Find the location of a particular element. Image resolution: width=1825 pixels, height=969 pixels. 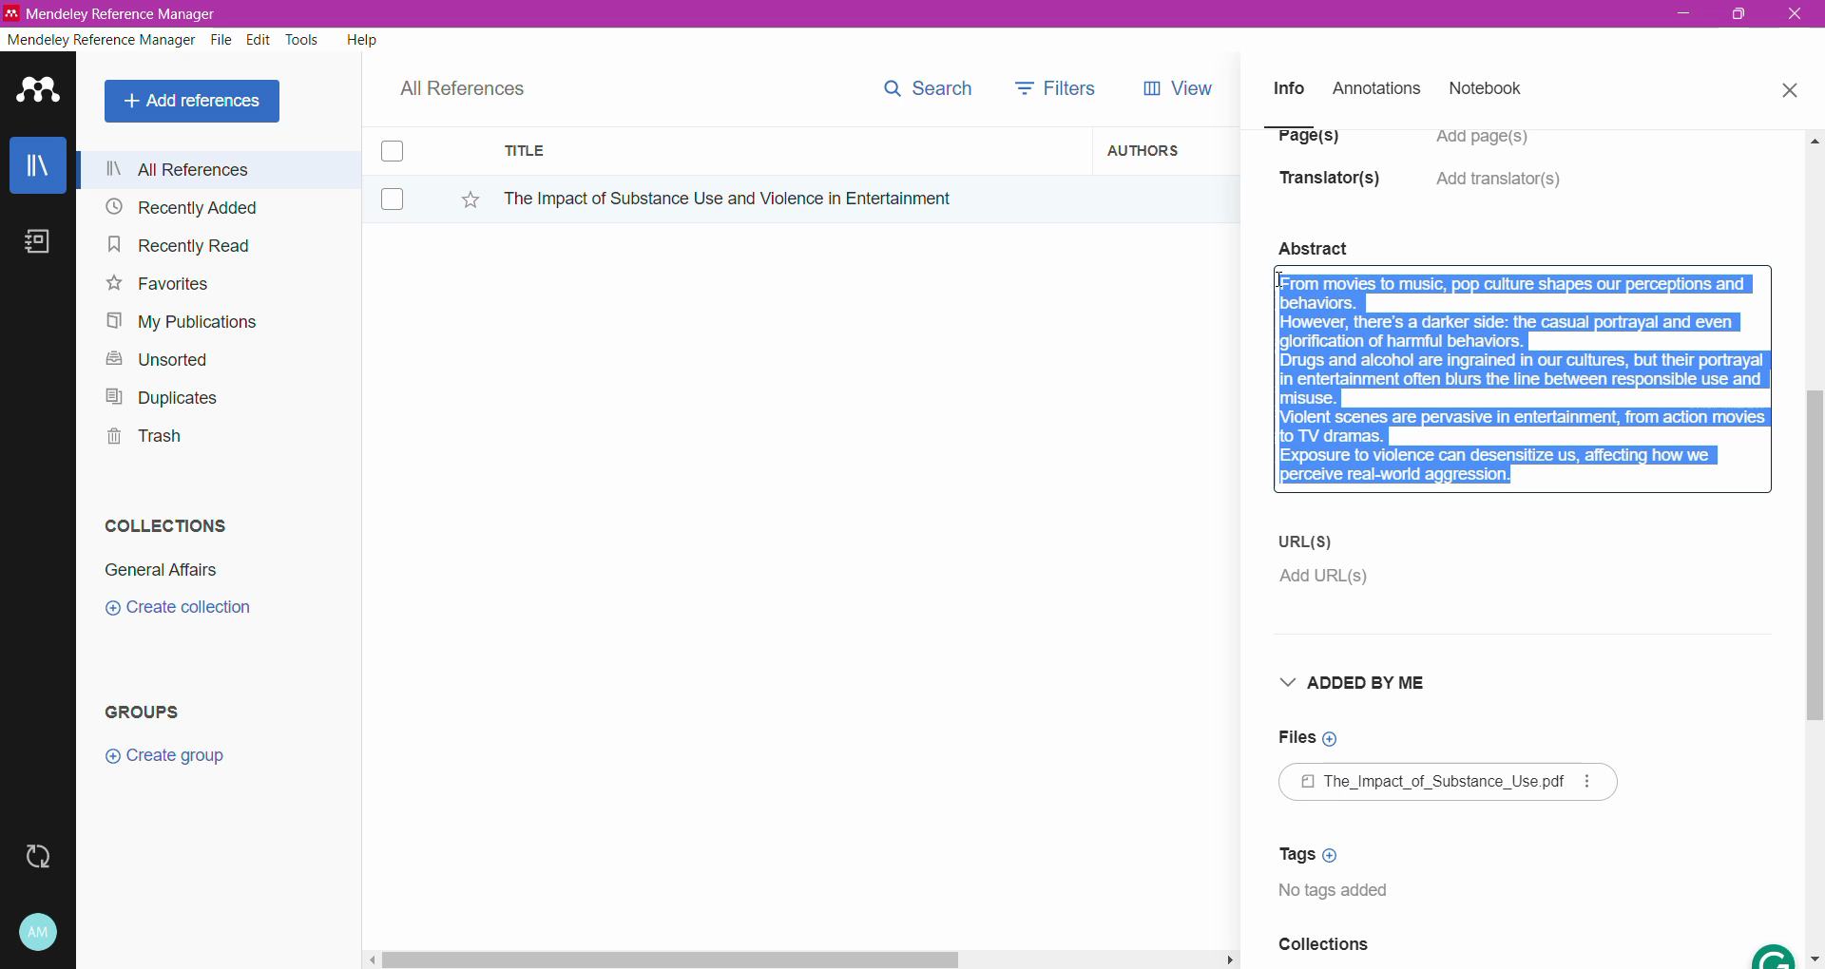

Collections is located at coordinates (161, 522).